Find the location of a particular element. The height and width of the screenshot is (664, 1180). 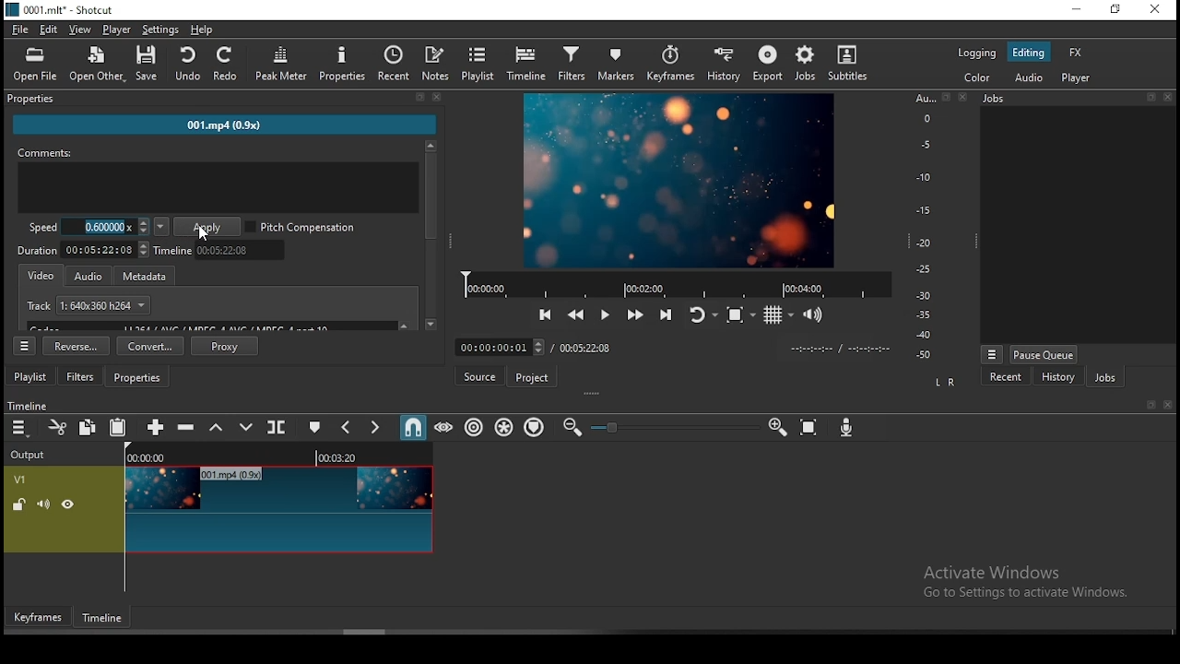

timeline settings is located at coordinates (24, 345).